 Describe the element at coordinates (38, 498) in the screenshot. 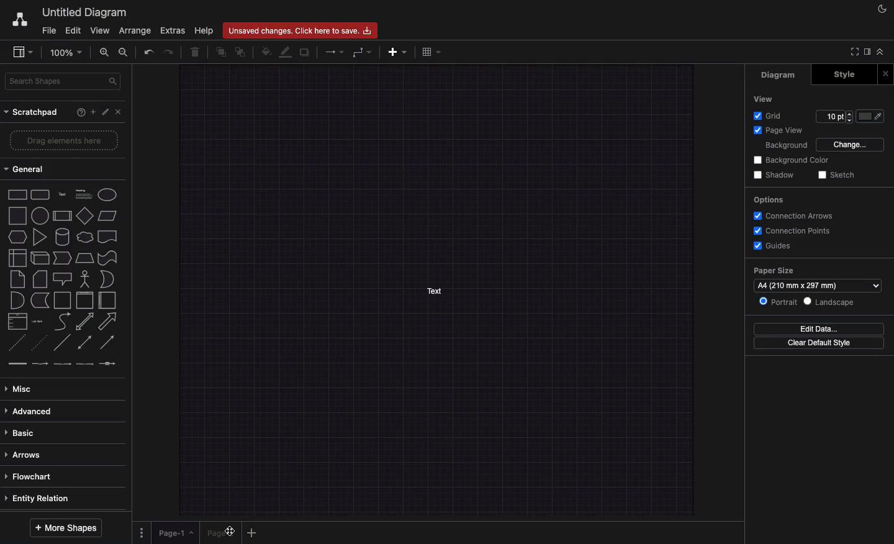

I see `Entity relation` at that location.